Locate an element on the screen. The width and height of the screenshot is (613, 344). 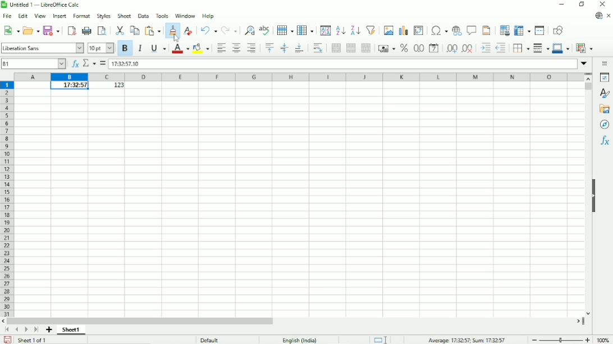
Update available is located at coordinates (598, 16).